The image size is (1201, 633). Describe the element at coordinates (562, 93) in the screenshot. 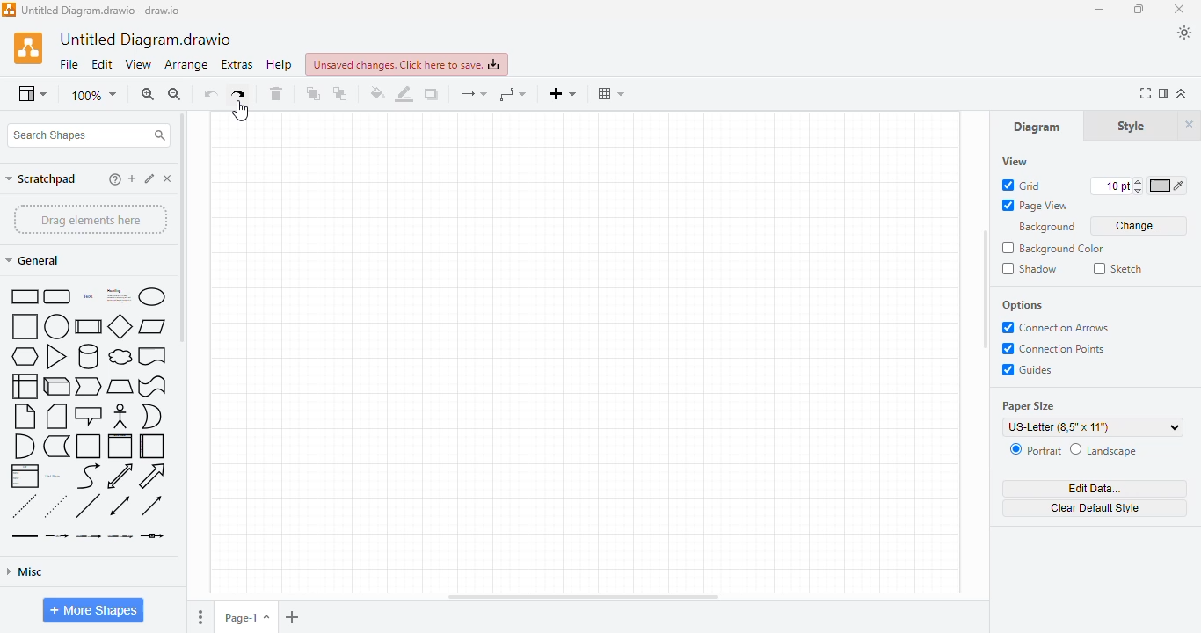

I see `insert` at that location.